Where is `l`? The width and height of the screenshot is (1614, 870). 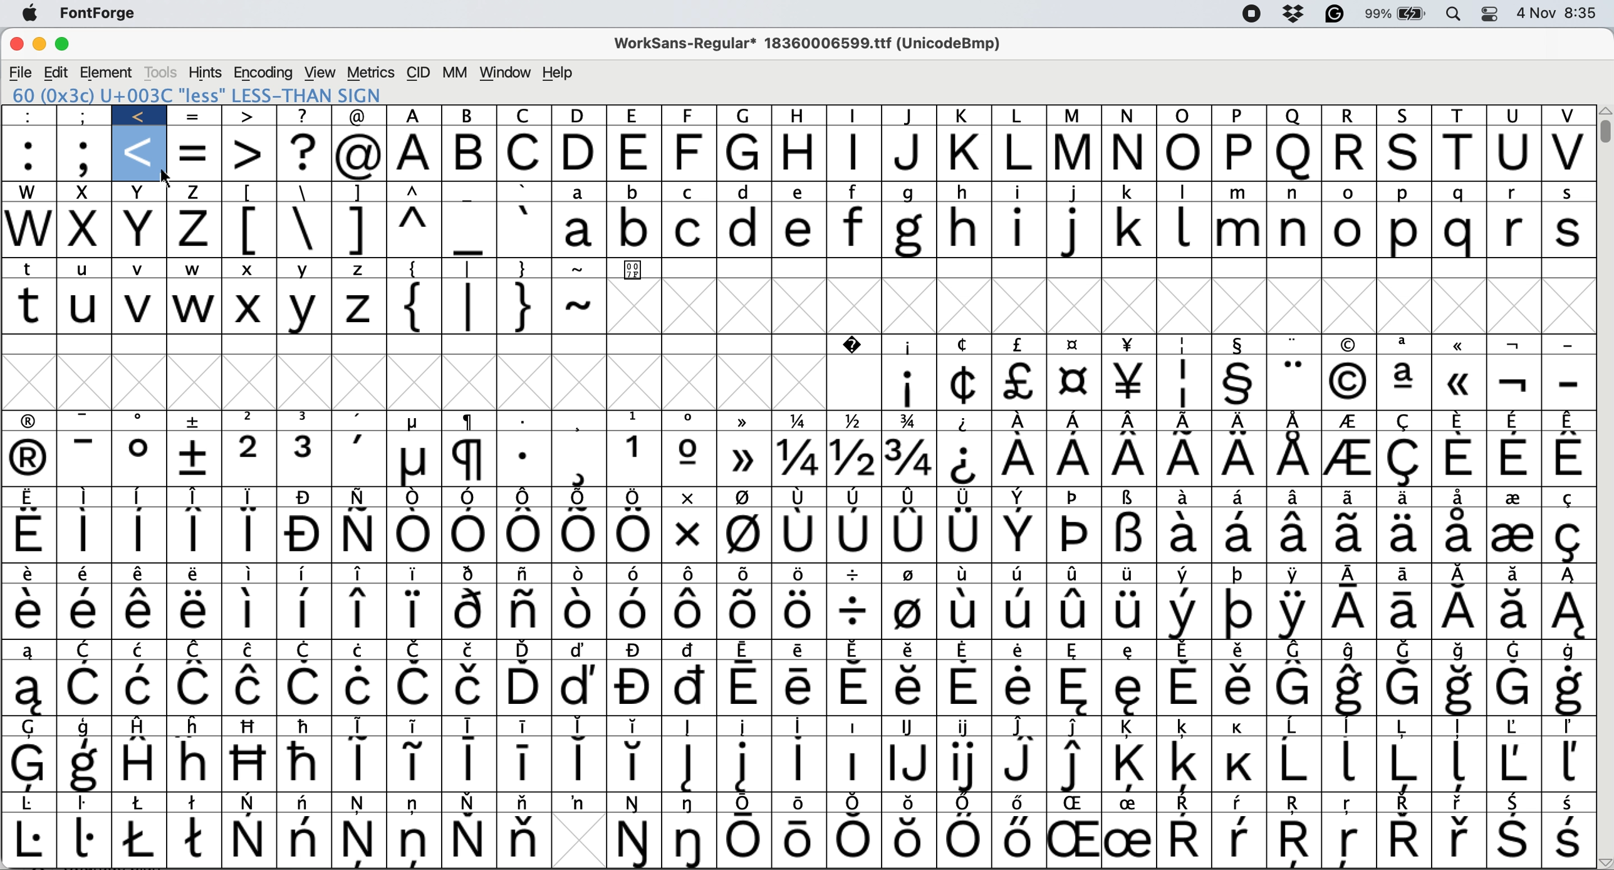
l is located at coordinates (1185, 192).